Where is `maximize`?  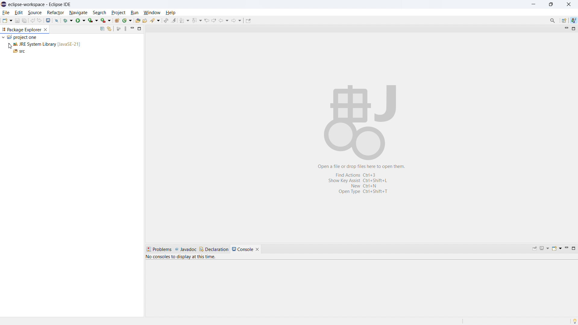
maximize is located at coordinates (573, 29).